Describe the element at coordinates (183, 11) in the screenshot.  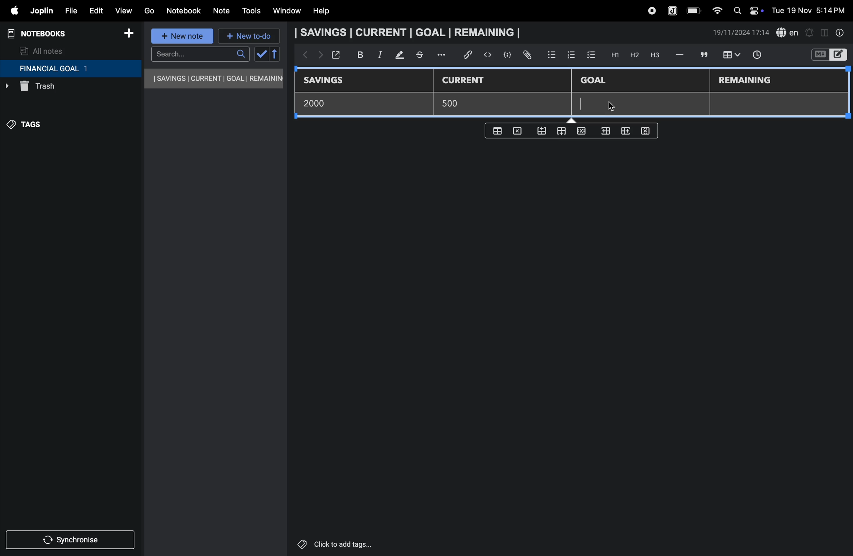
I see `notebook` at that location.